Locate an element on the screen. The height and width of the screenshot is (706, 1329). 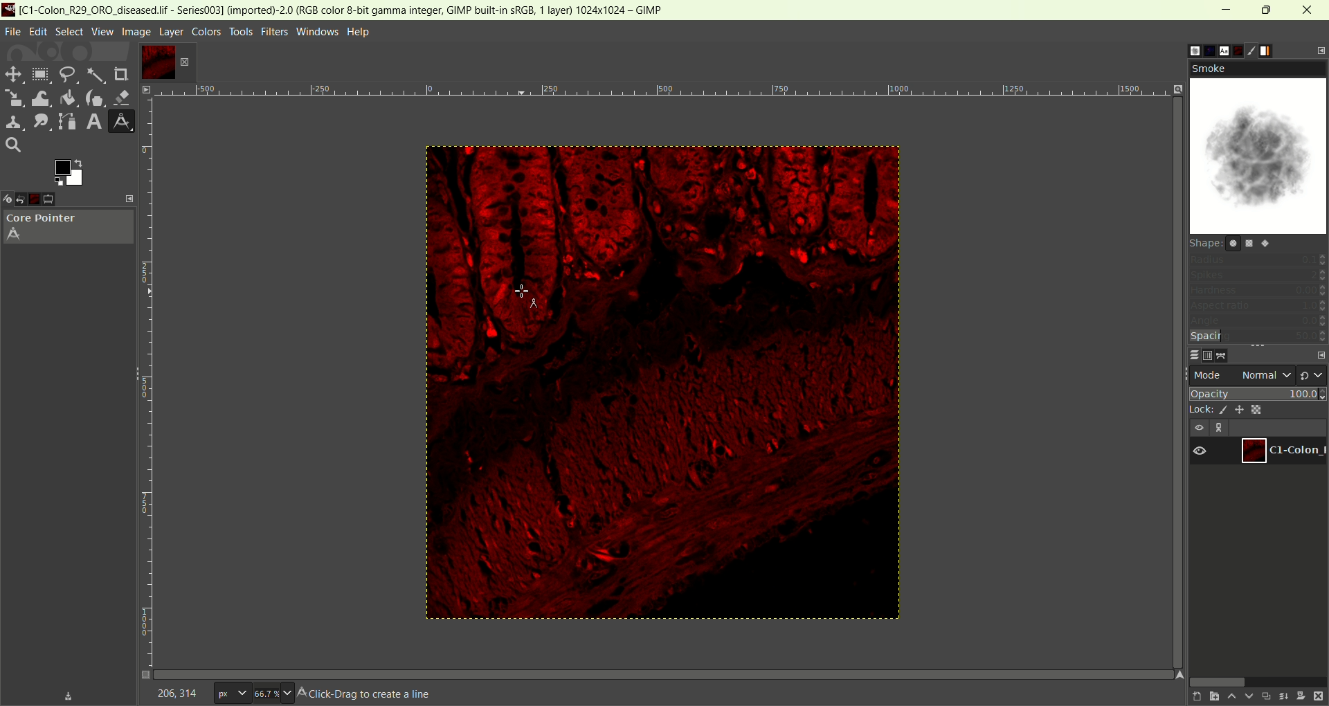
logo is located at coordinates (9, 9).